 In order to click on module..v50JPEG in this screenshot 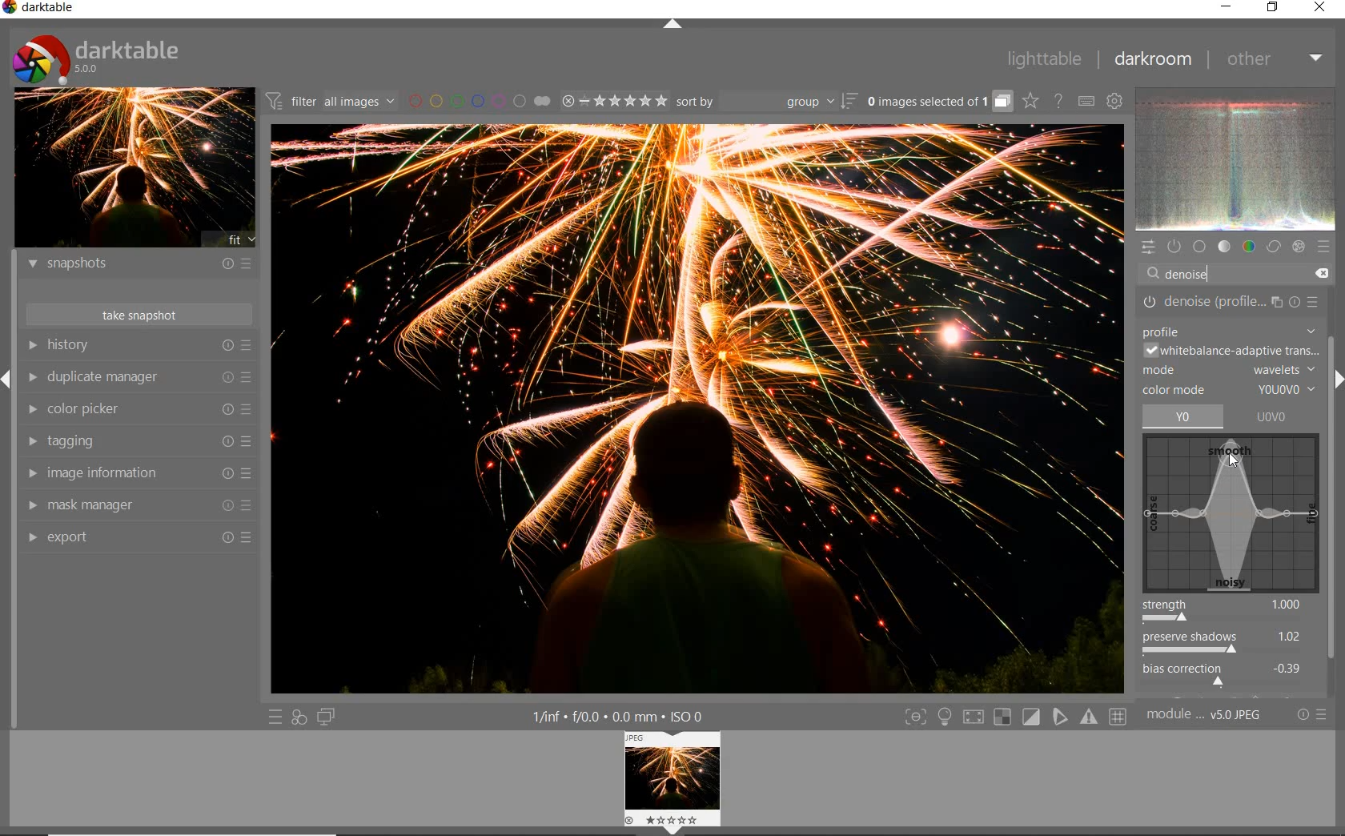, I will do `click(1202, 715)`.